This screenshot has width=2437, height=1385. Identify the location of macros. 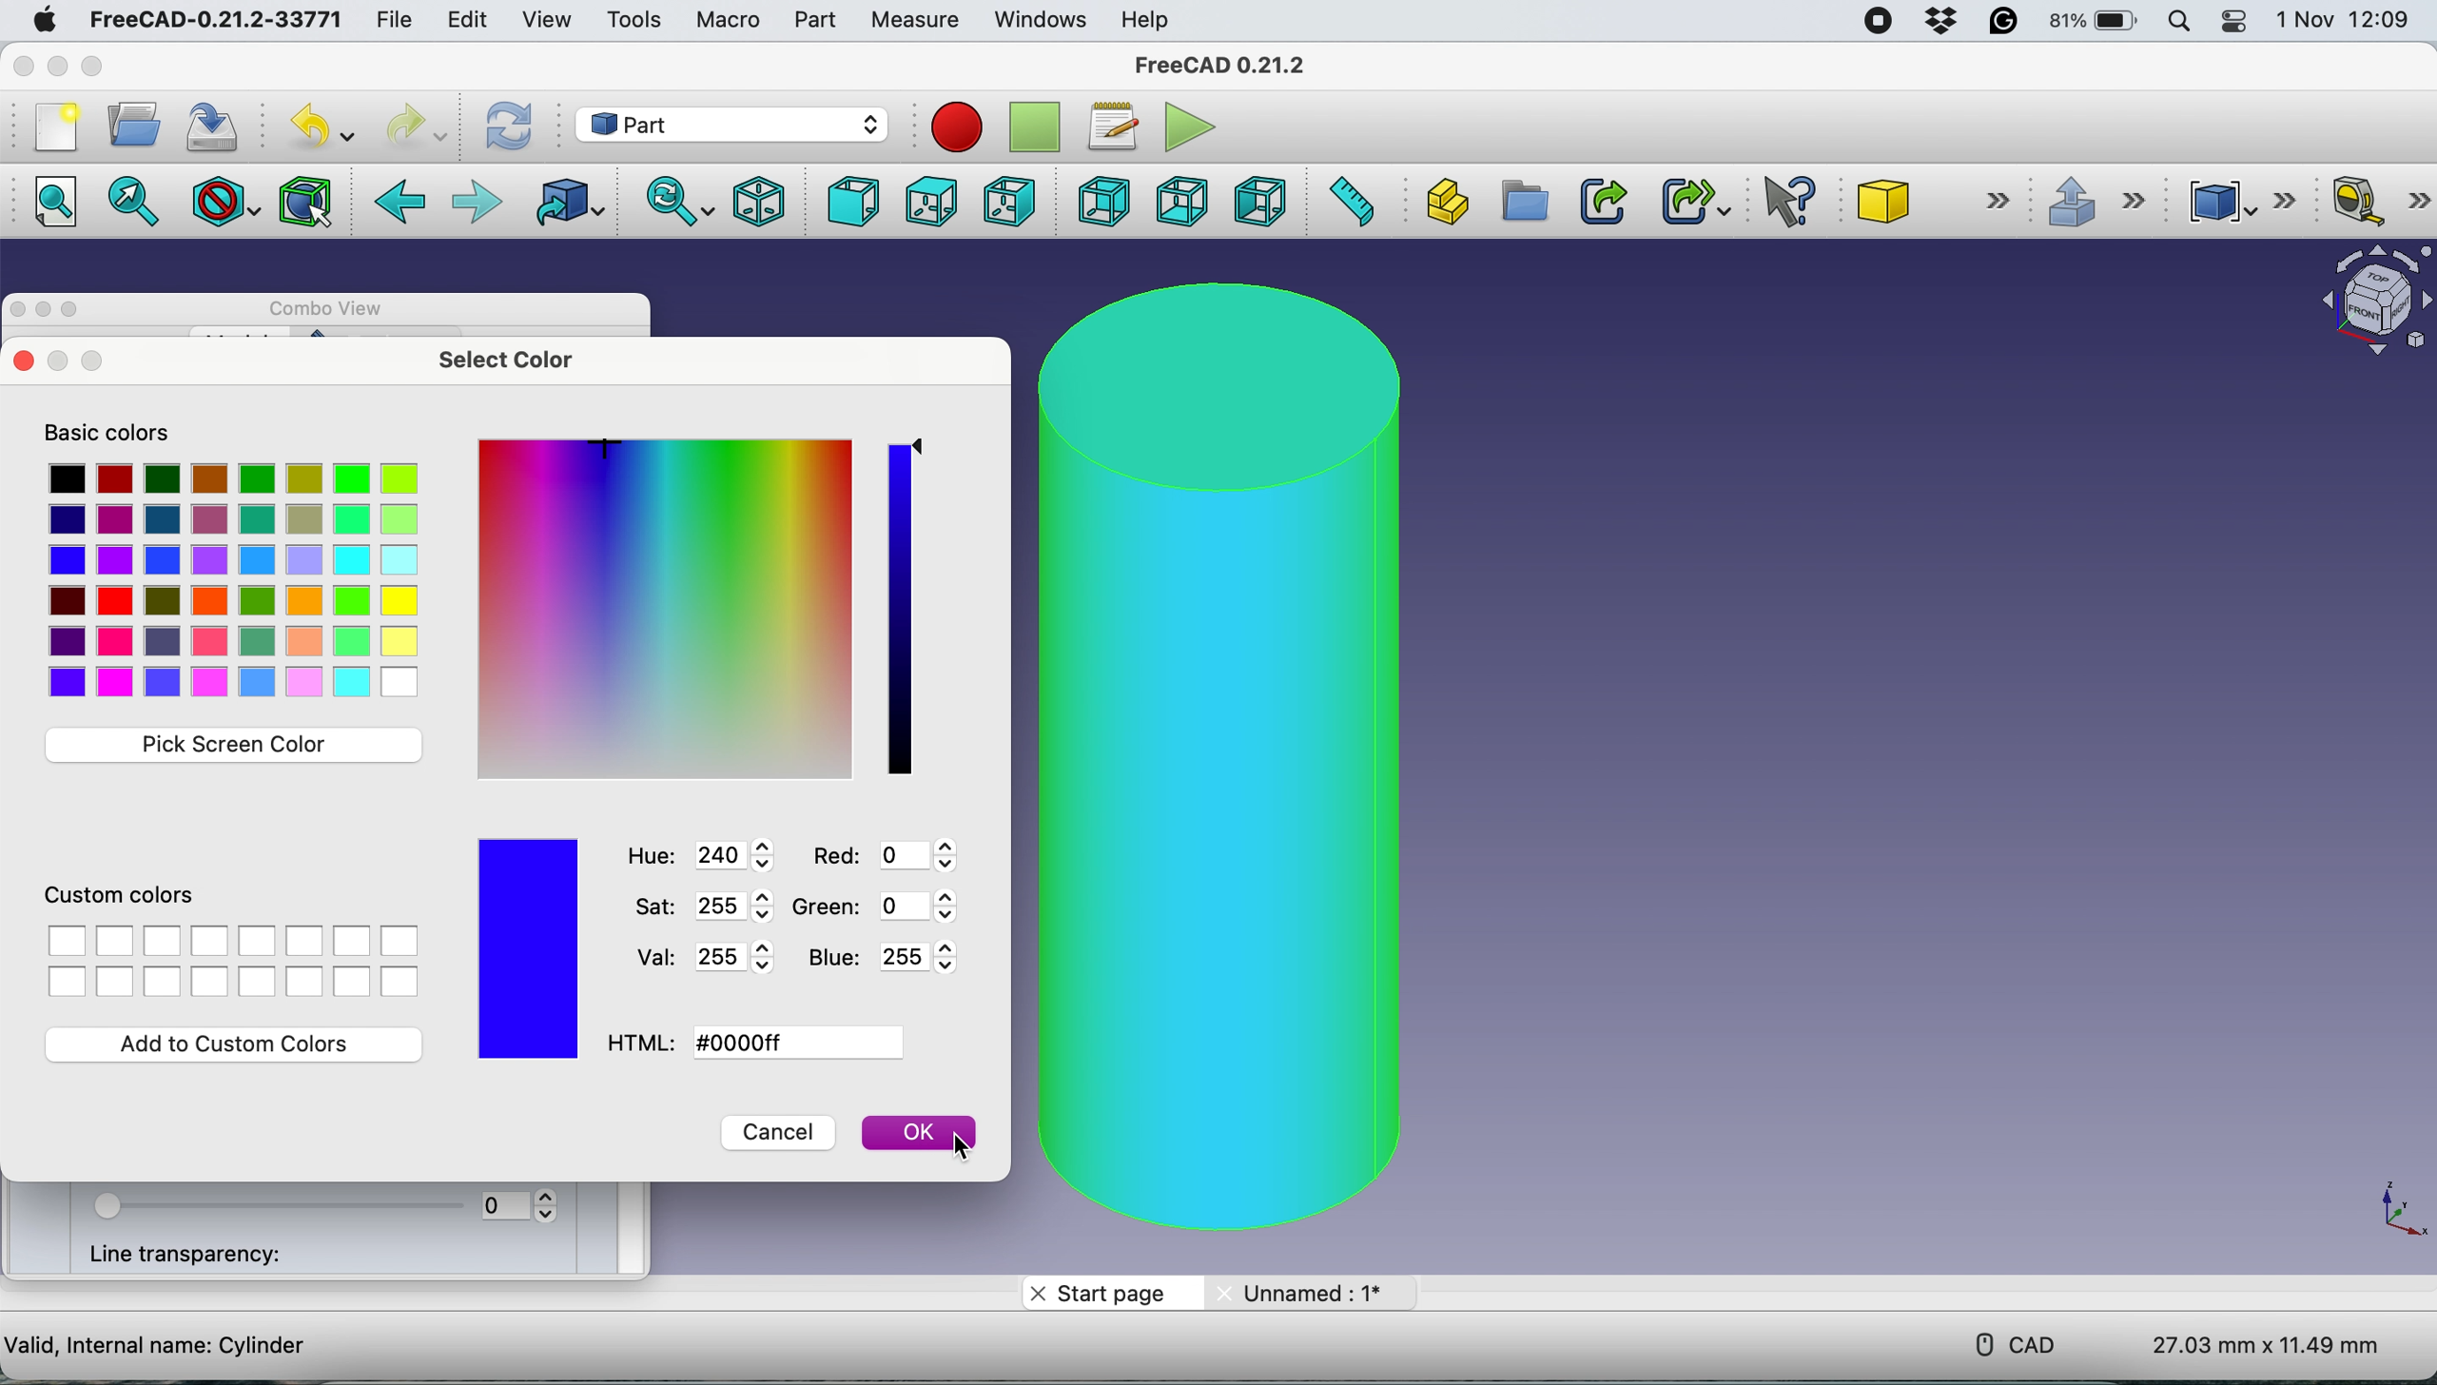
(1111, 128).